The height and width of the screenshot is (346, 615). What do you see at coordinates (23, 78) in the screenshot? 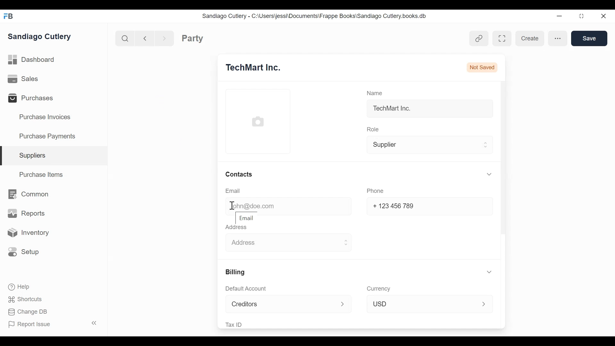
I see `Sales` at bounding box center [23, 78].